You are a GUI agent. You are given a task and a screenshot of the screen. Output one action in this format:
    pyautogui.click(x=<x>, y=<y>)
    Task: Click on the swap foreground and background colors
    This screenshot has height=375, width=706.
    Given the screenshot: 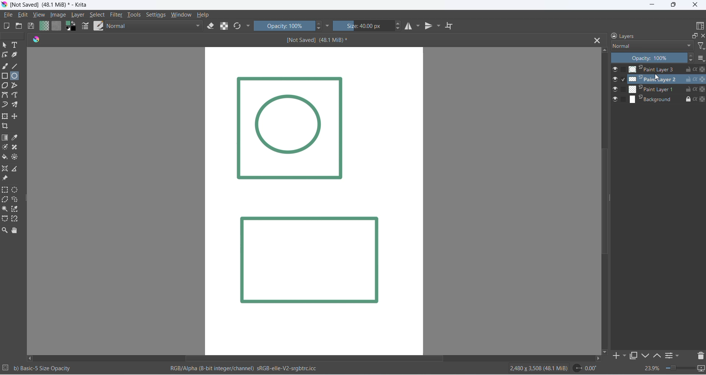 What is the action you would take?
    pyautogui.click(x=71, y=26)
    